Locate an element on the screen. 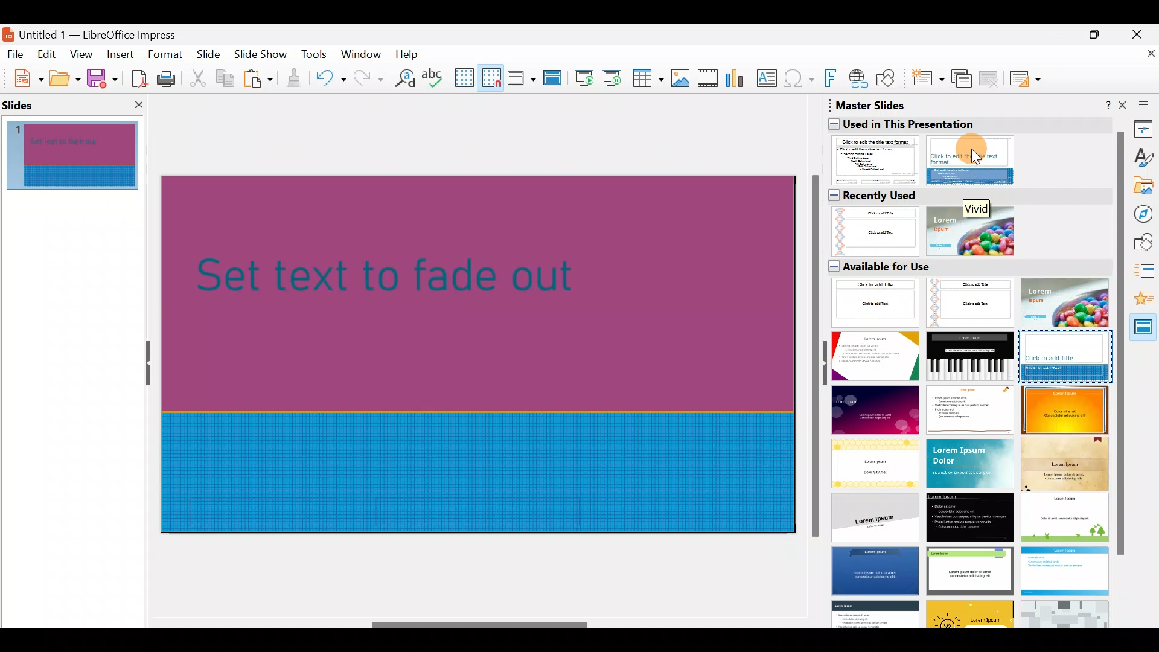  Minimise is located at coordinates (1051, 40).